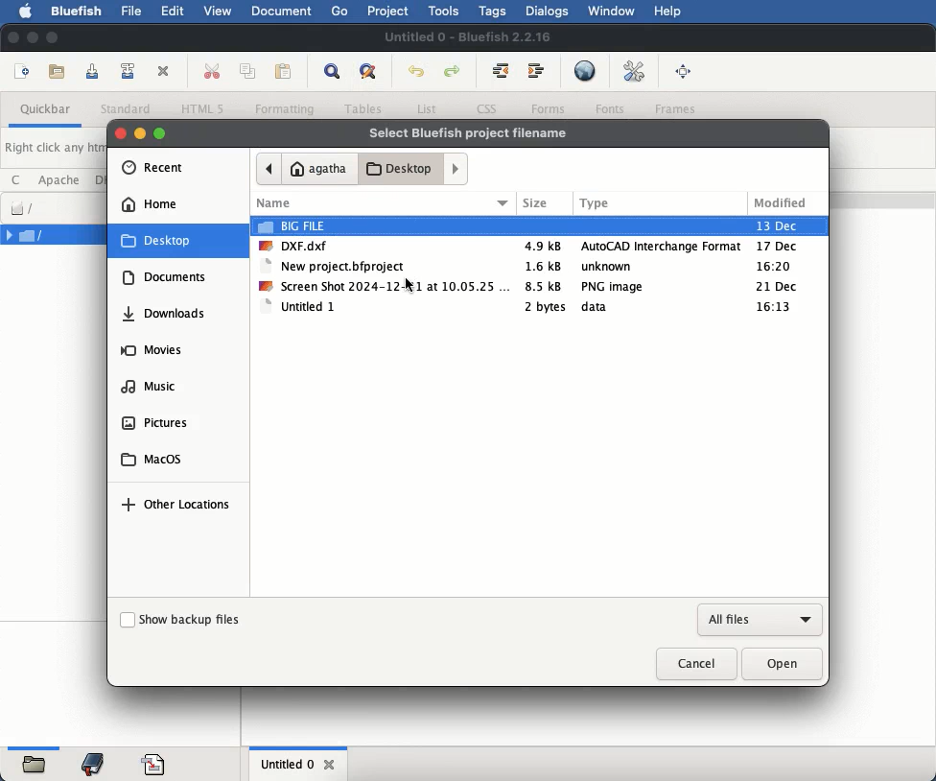  What do you see at coordinates (548, 107) in the screenshot?
I see `forms` at bounding box center [548, 107].